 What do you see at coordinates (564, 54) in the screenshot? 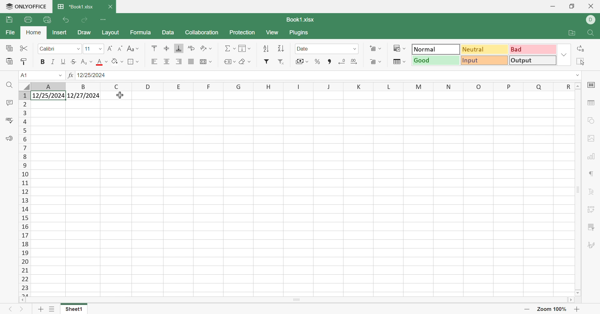
I see `Drop Down` at bounding box center [564, 54].